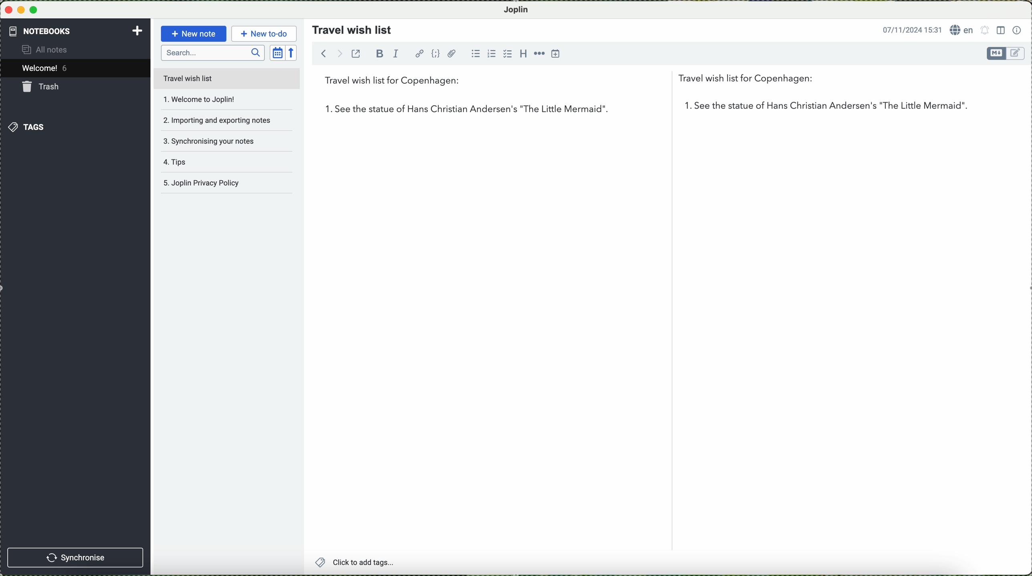 Image resolution: width=1032 pixels, height=576 pixels. What do you see at coordinates (212, 165) in the screenshot?
I see `tips` at bounding box center [212, 165].